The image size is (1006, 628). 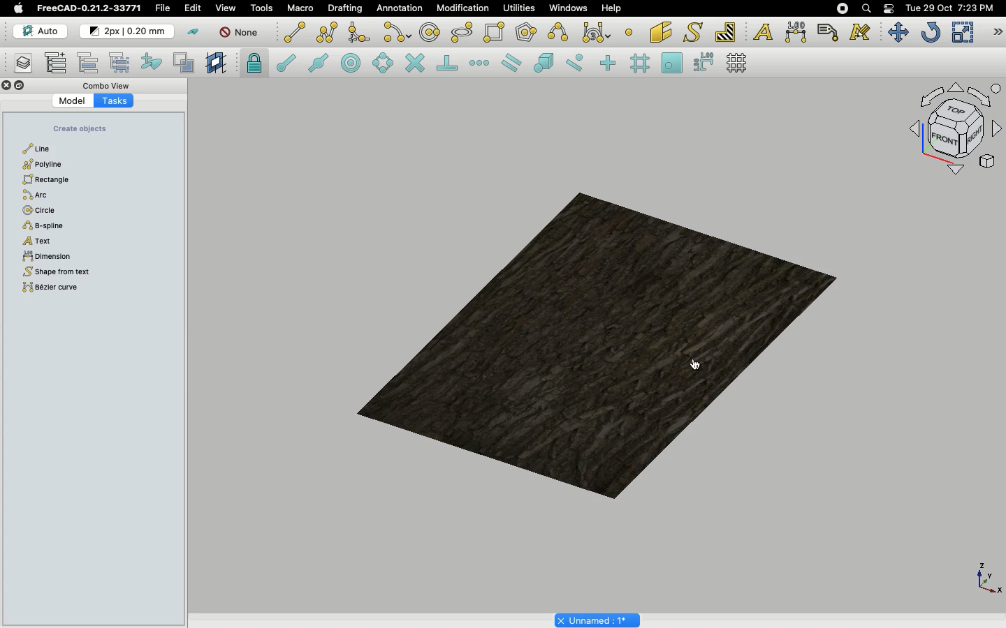 What do you see at coordinates (238, 33) in the screenshot?
I see `None` at bounding box center [238, 33].